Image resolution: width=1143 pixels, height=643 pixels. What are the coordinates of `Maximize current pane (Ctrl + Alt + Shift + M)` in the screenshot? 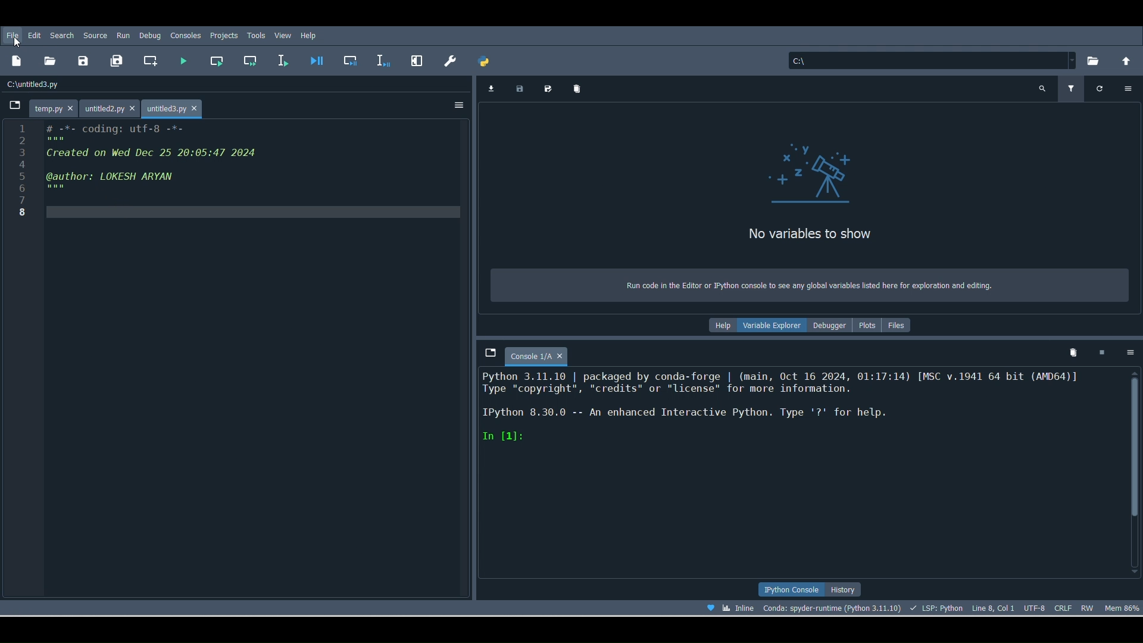 It's located at (448, 60).